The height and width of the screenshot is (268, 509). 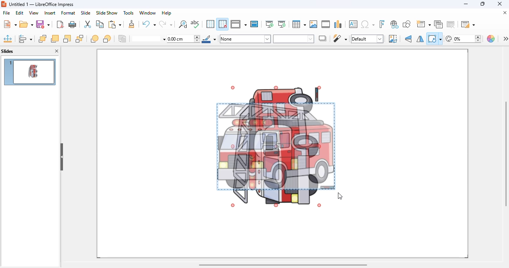 I want to click on in front of objects, so click(x=95, y=39).